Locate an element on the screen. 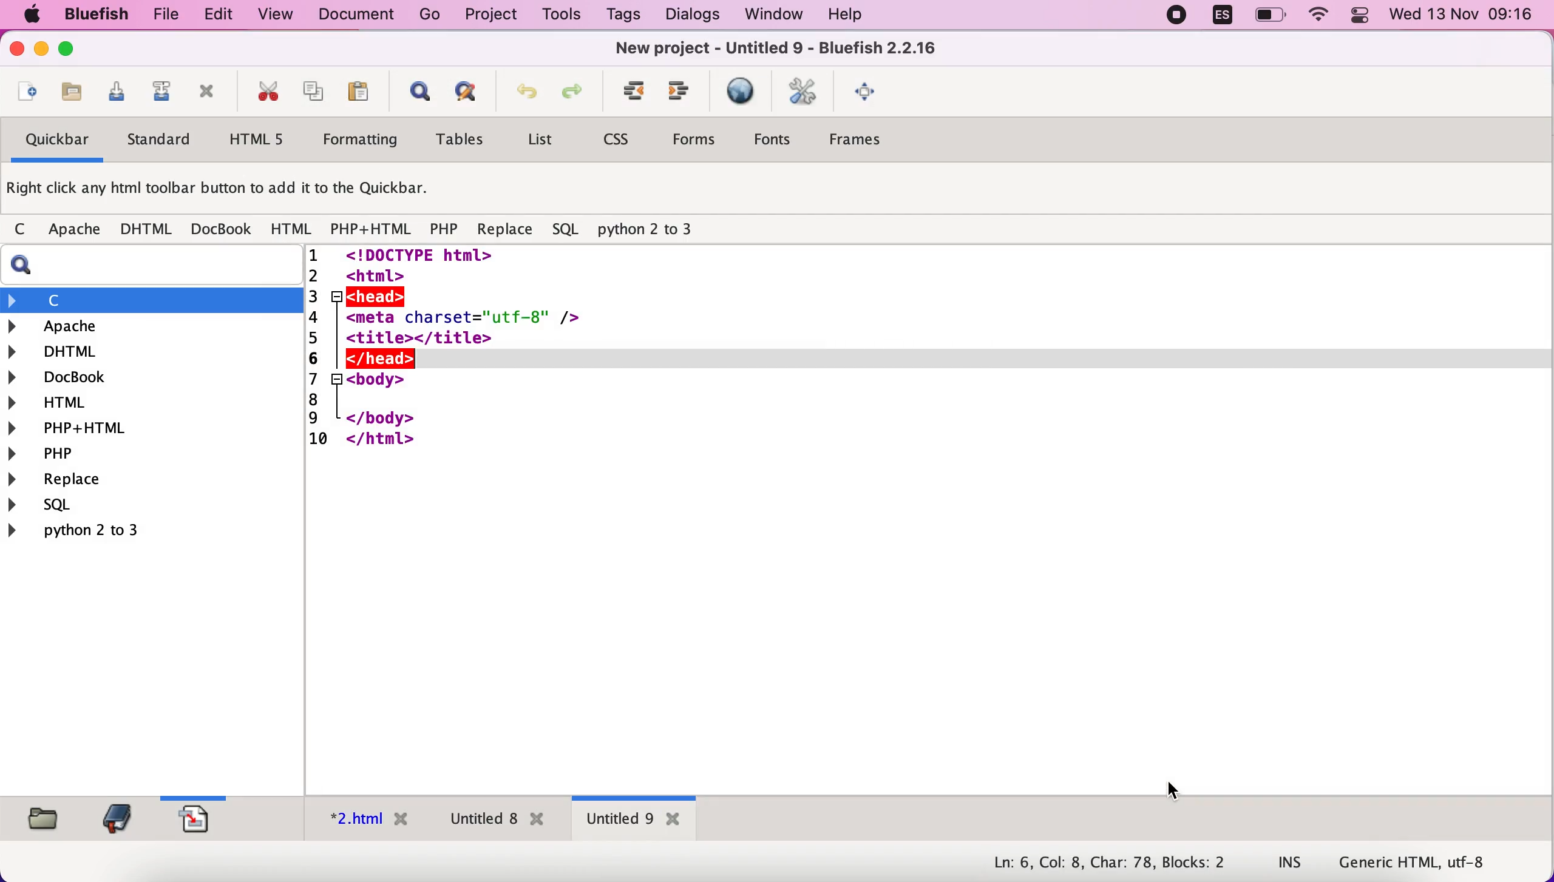 The width and height of the screenshot is (1554, 882). new project is located at coordinates (800, 47).